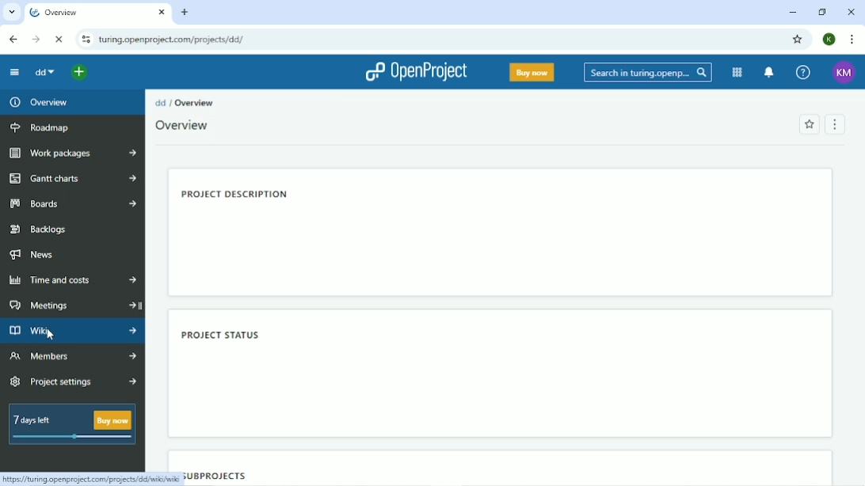  I want to click on Subprojects, so click(214, 474).